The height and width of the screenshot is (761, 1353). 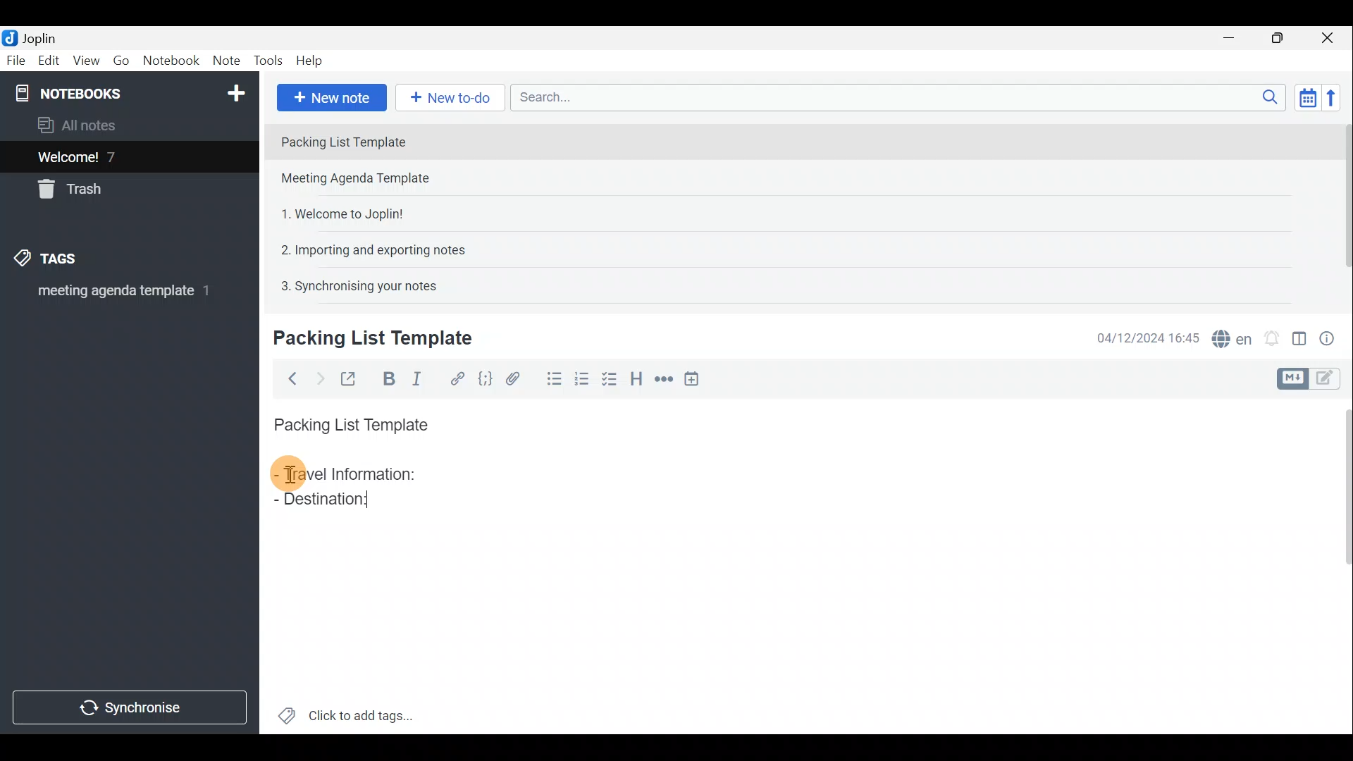 What do you see at coordinates (614, 383) in the screenshot?
I see `Checkbox` at bounding box center [614, 383].